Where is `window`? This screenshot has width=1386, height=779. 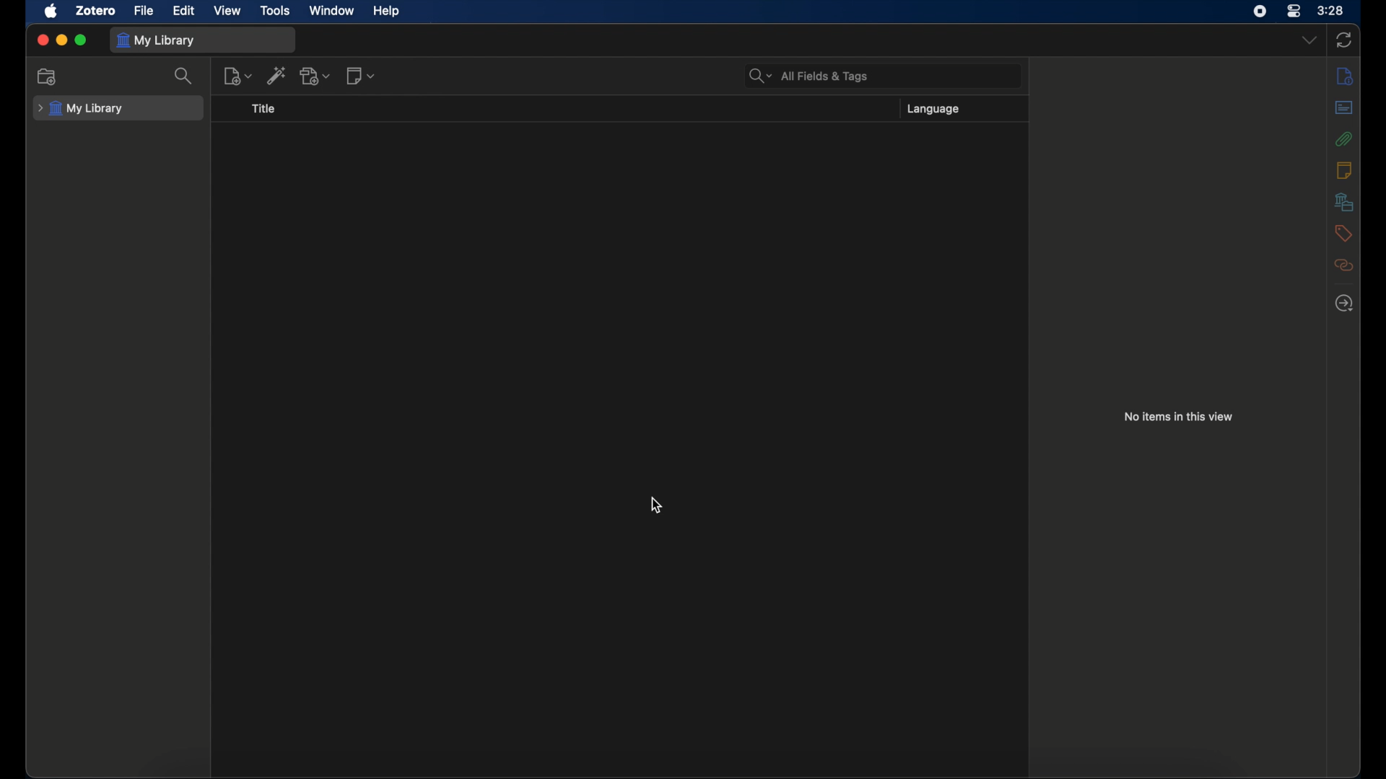
window is located at coordinates (332, 10).